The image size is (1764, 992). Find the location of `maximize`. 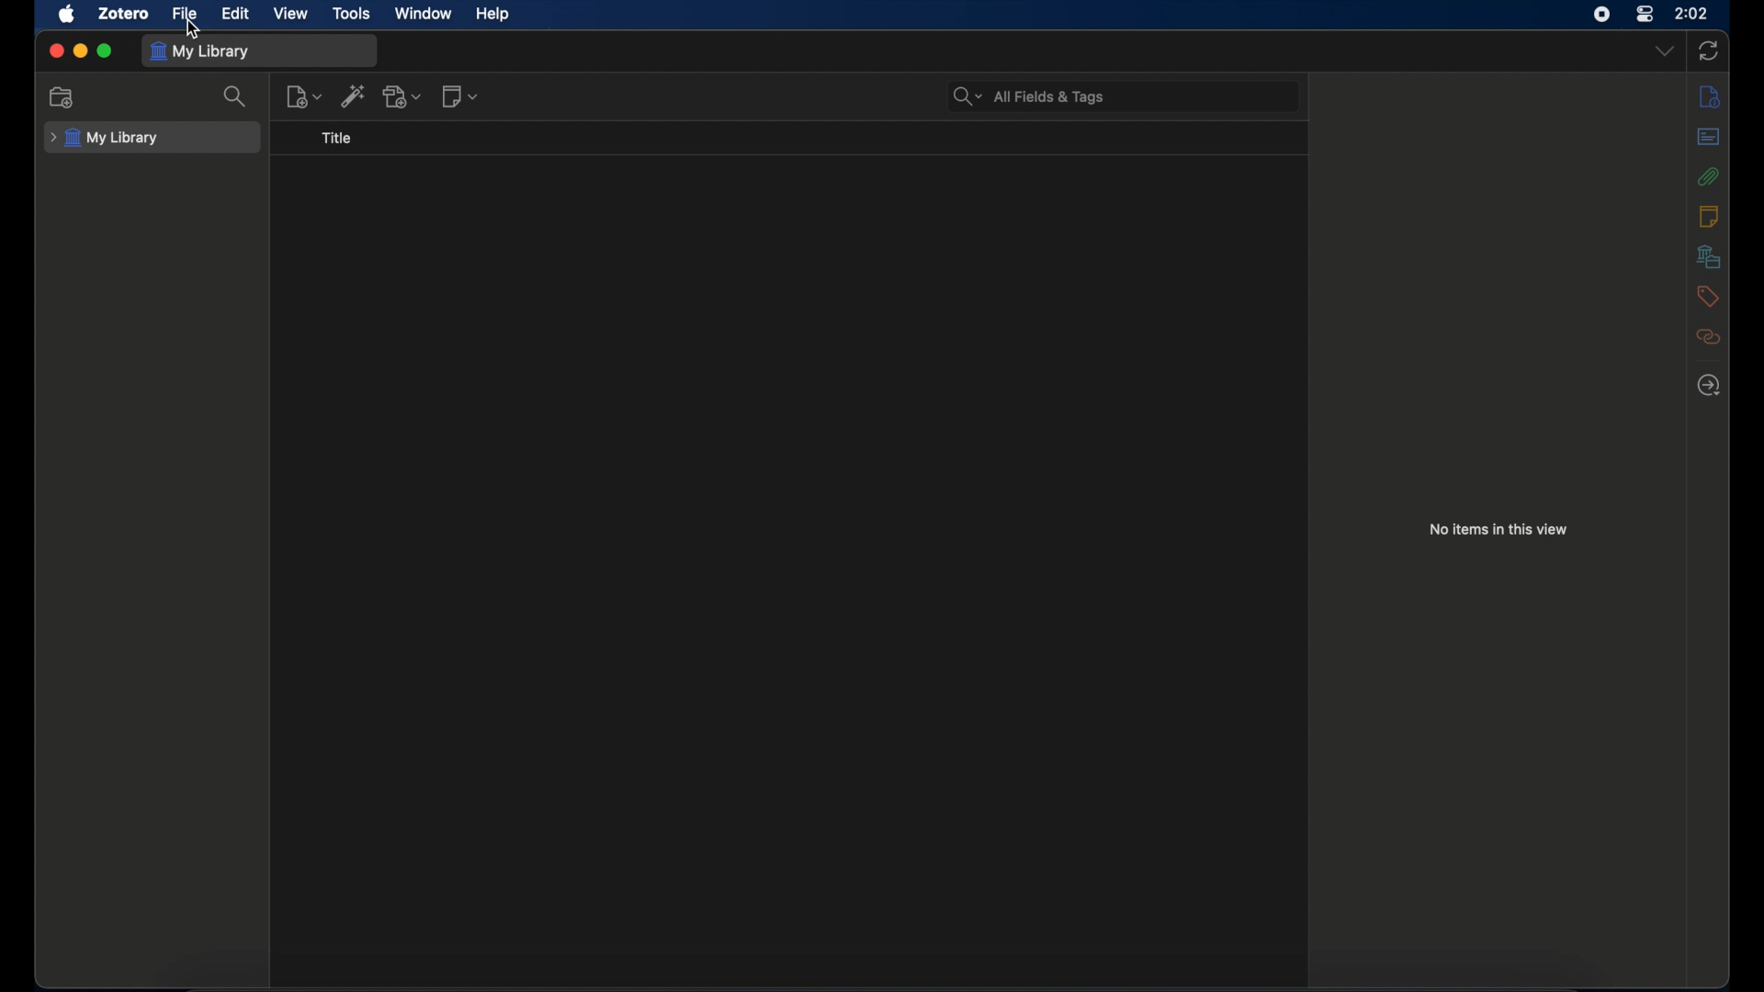

maximize is located at coordinates (106, 51).